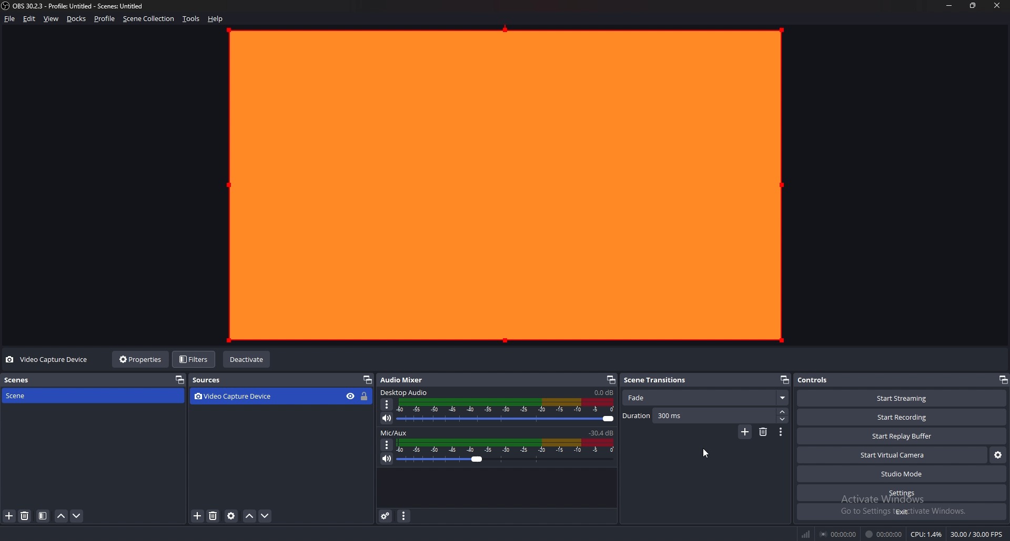  I want to click on resize, so click(973, 6).